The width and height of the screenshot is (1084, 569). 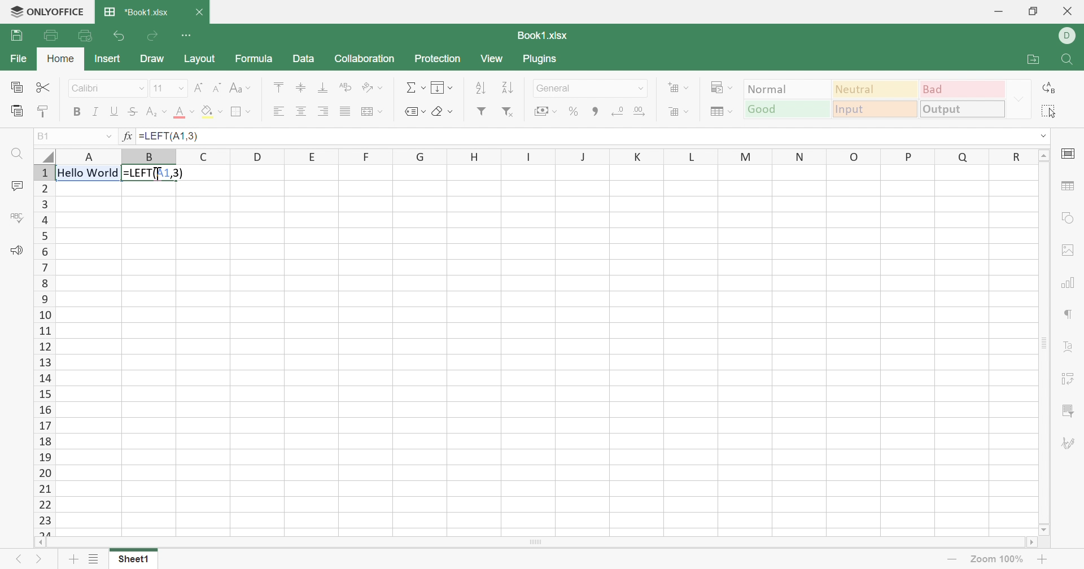 I want to click on Change case, so click(x=241, y=87).